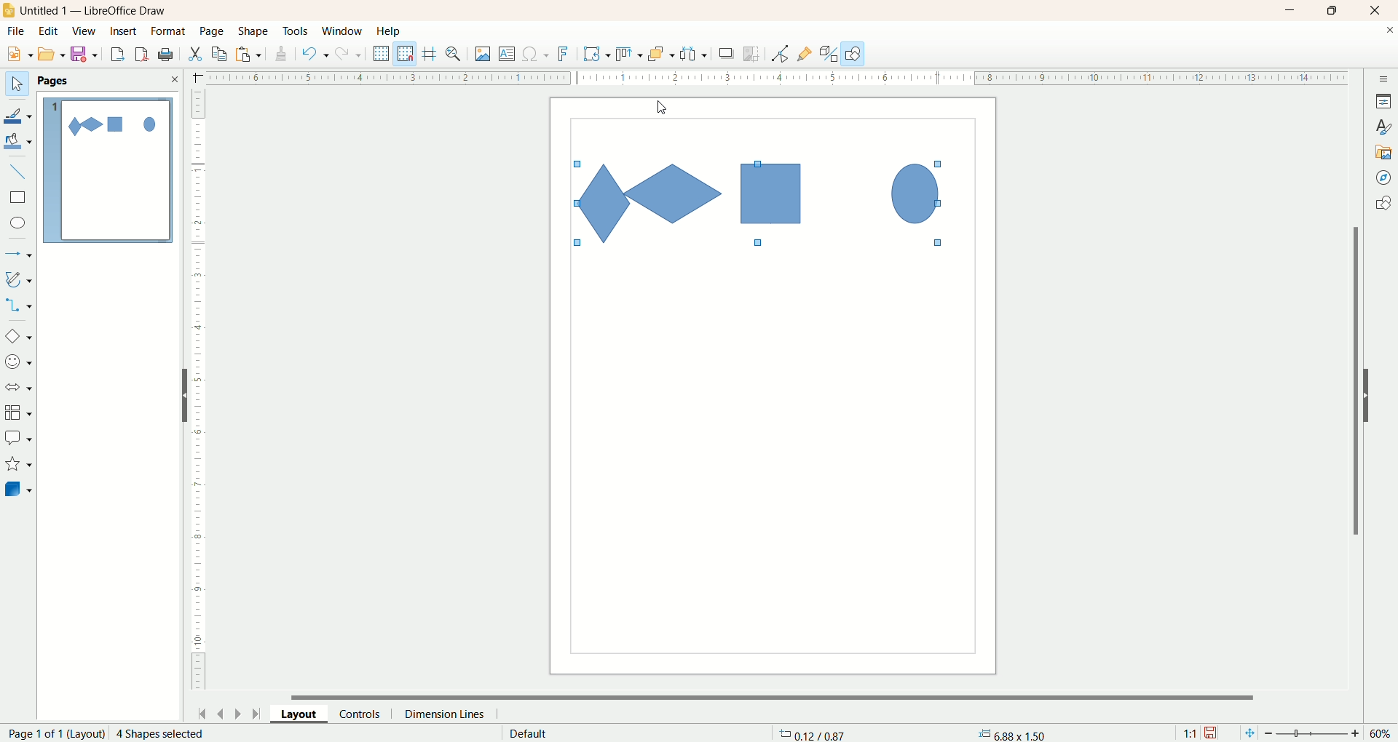 The height and width of the screenshot is (742, 1398). What do you see at coordinates (1010, 734) in the screenshot?
I see `anchor point` at bounding box center [1010, 734].